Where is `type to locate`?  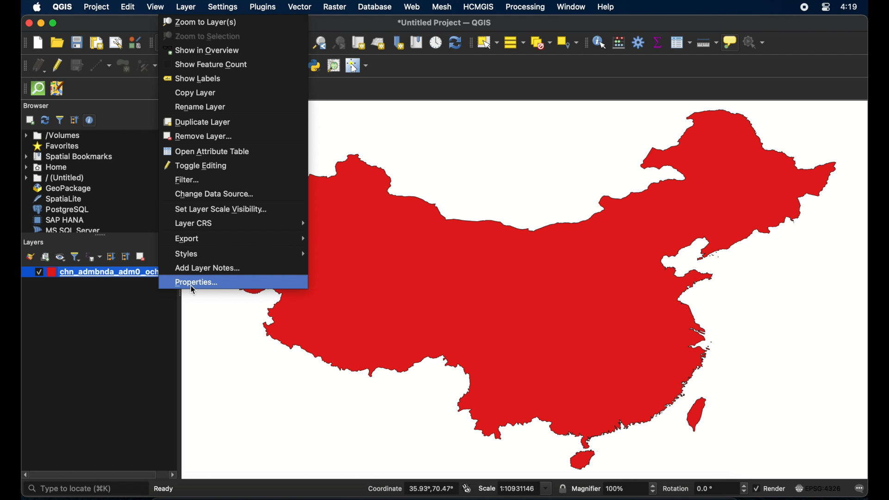
type to locate is located at coordinates (69, 489).